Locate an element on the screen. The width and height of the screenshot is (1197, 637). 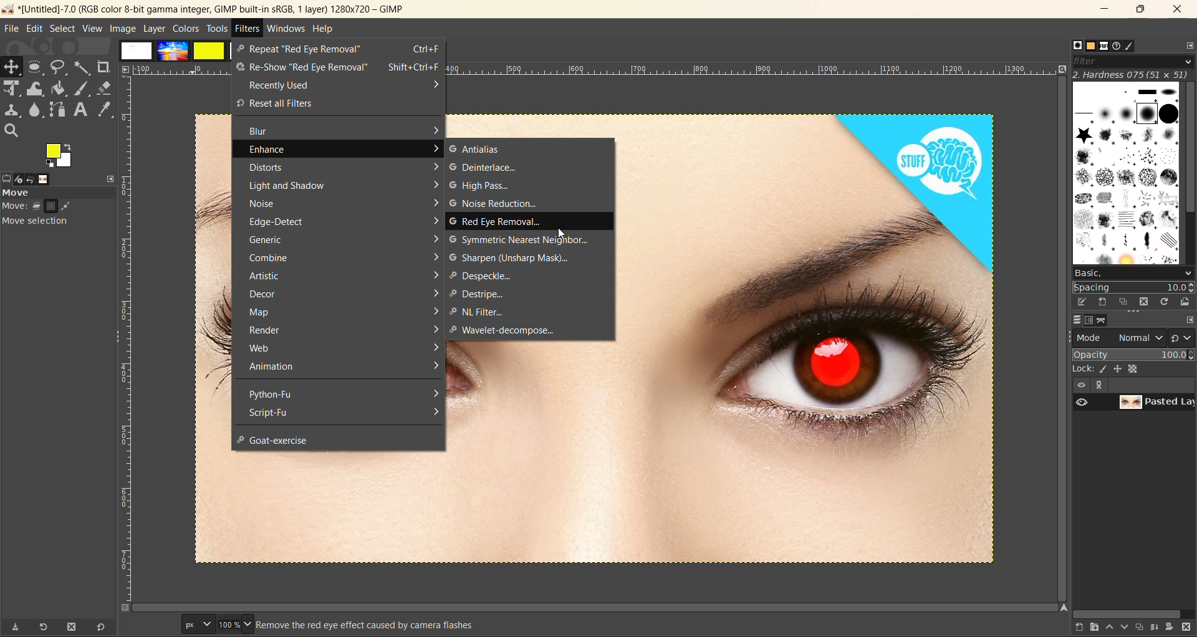
reset all filters is located at coordinates (341, 102).